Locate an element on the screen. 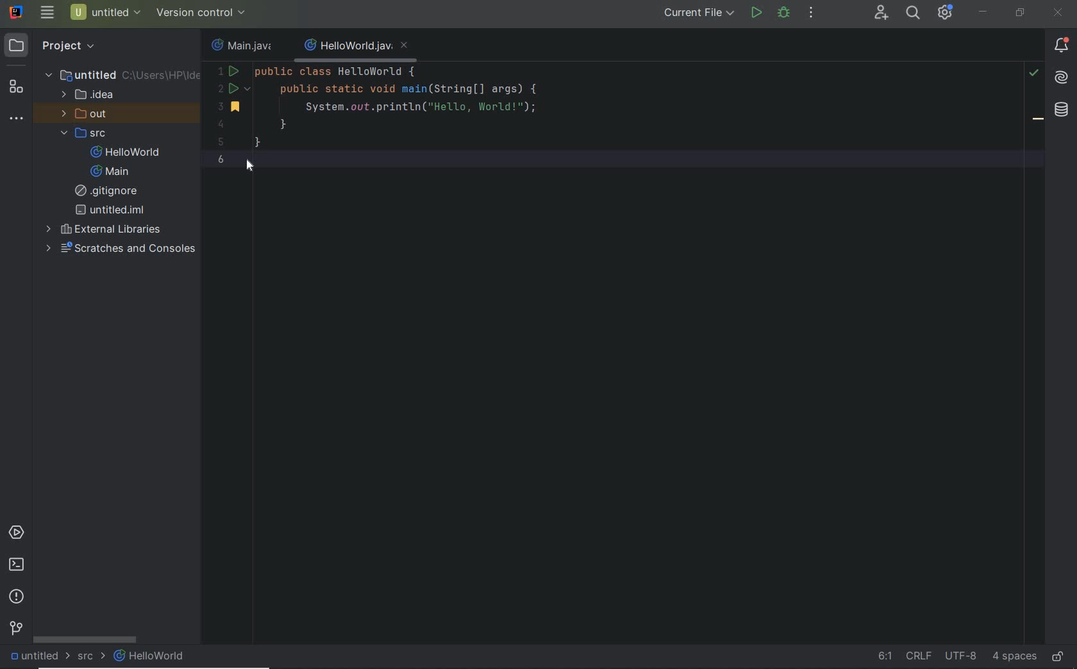  project is located at coordinates (56, 46).